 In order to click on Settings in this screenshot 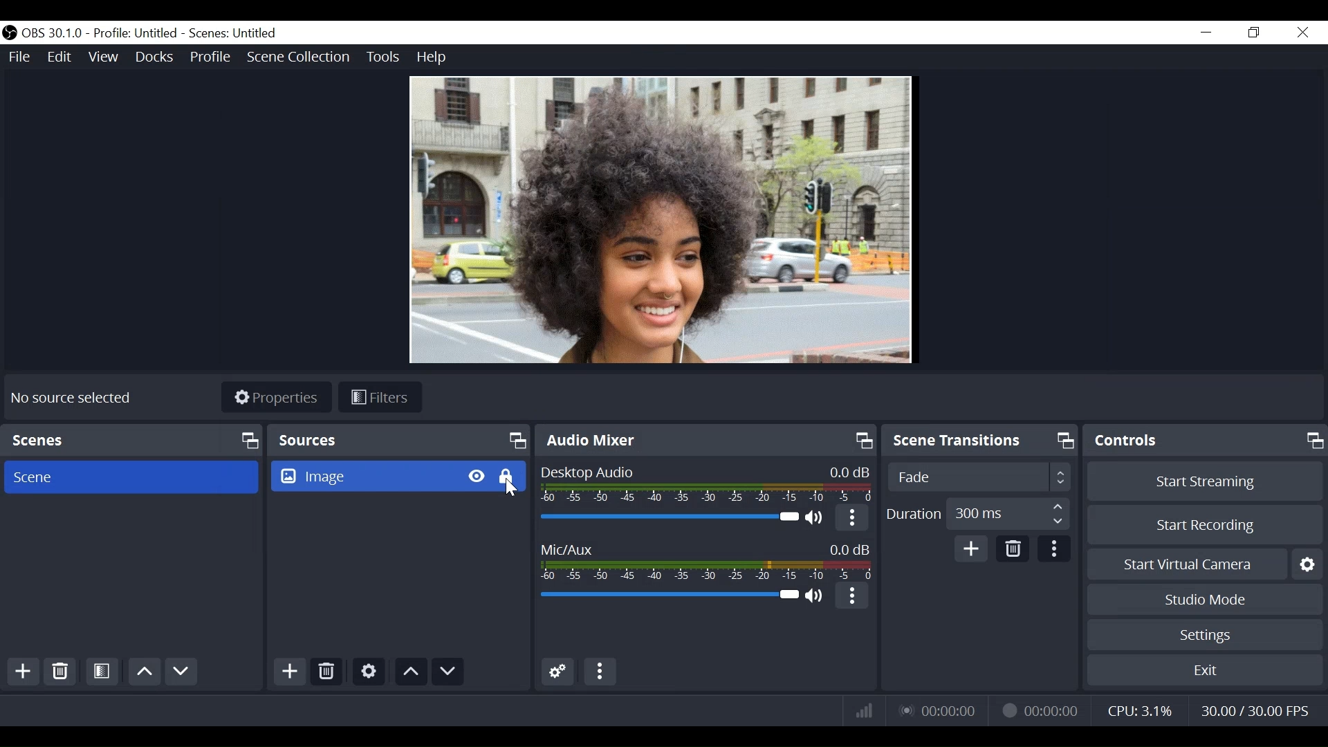, I will do `click(369, 671)`.